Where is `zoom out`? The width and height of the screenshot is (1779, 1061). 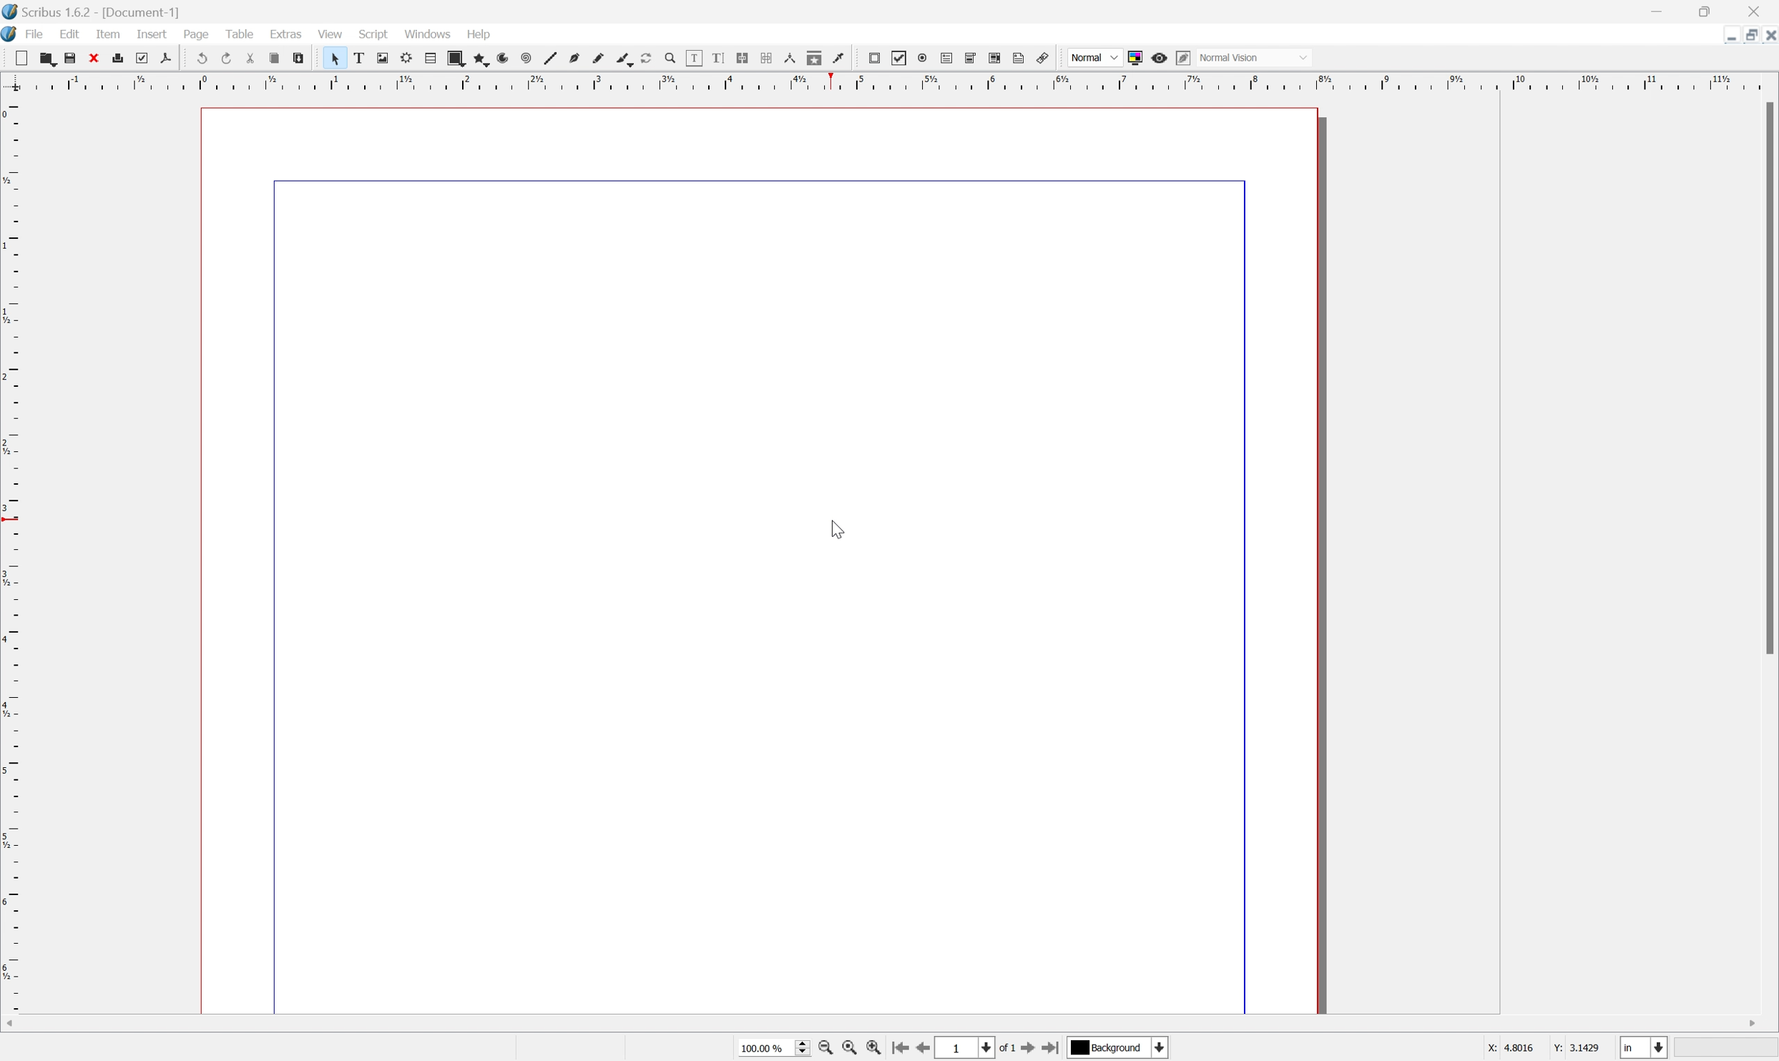
zoom out is located at coordinates (848, 1048).